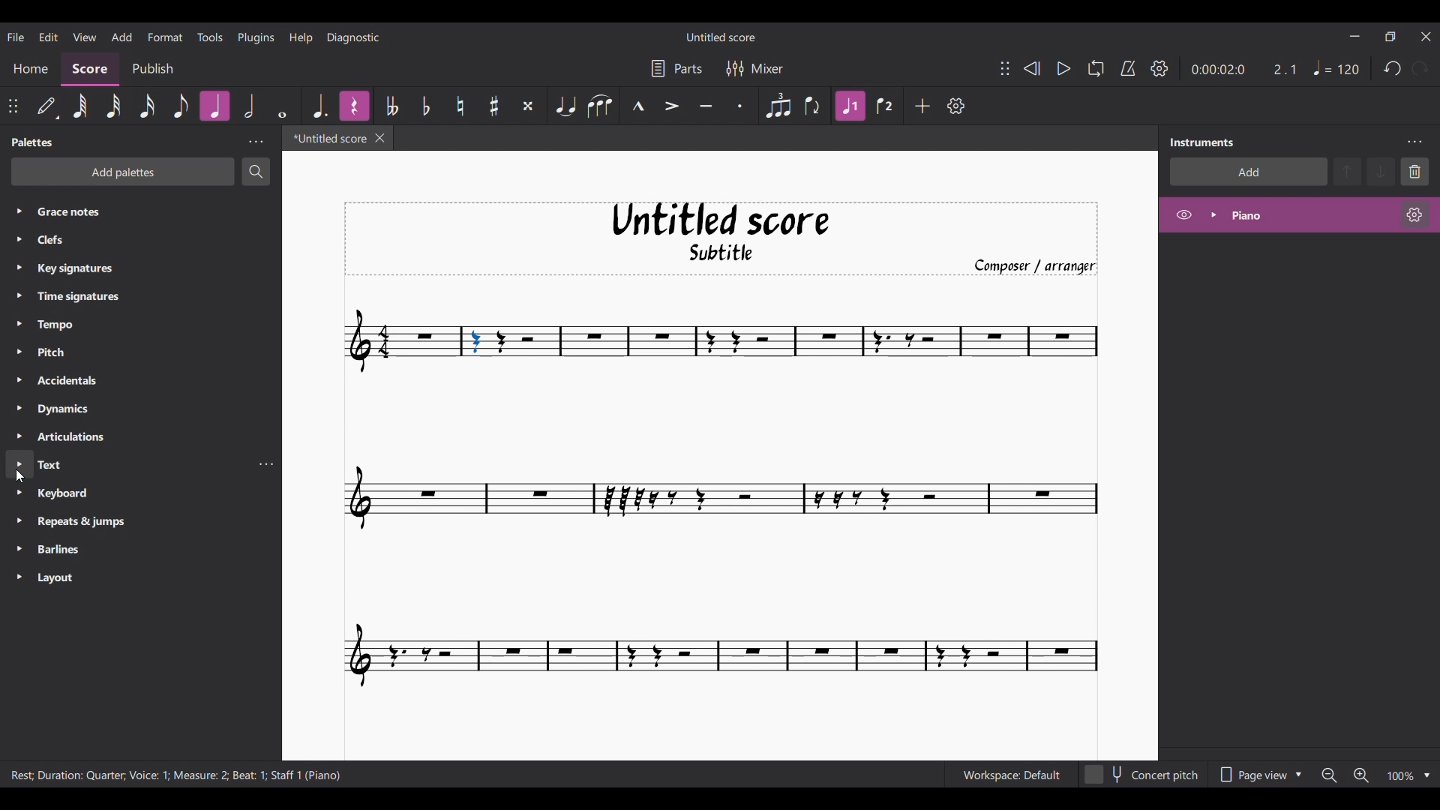 The height and width of the screenshot is (810, 1440). I want to click on Title, sub-title, and composer name, so click(719, 239).